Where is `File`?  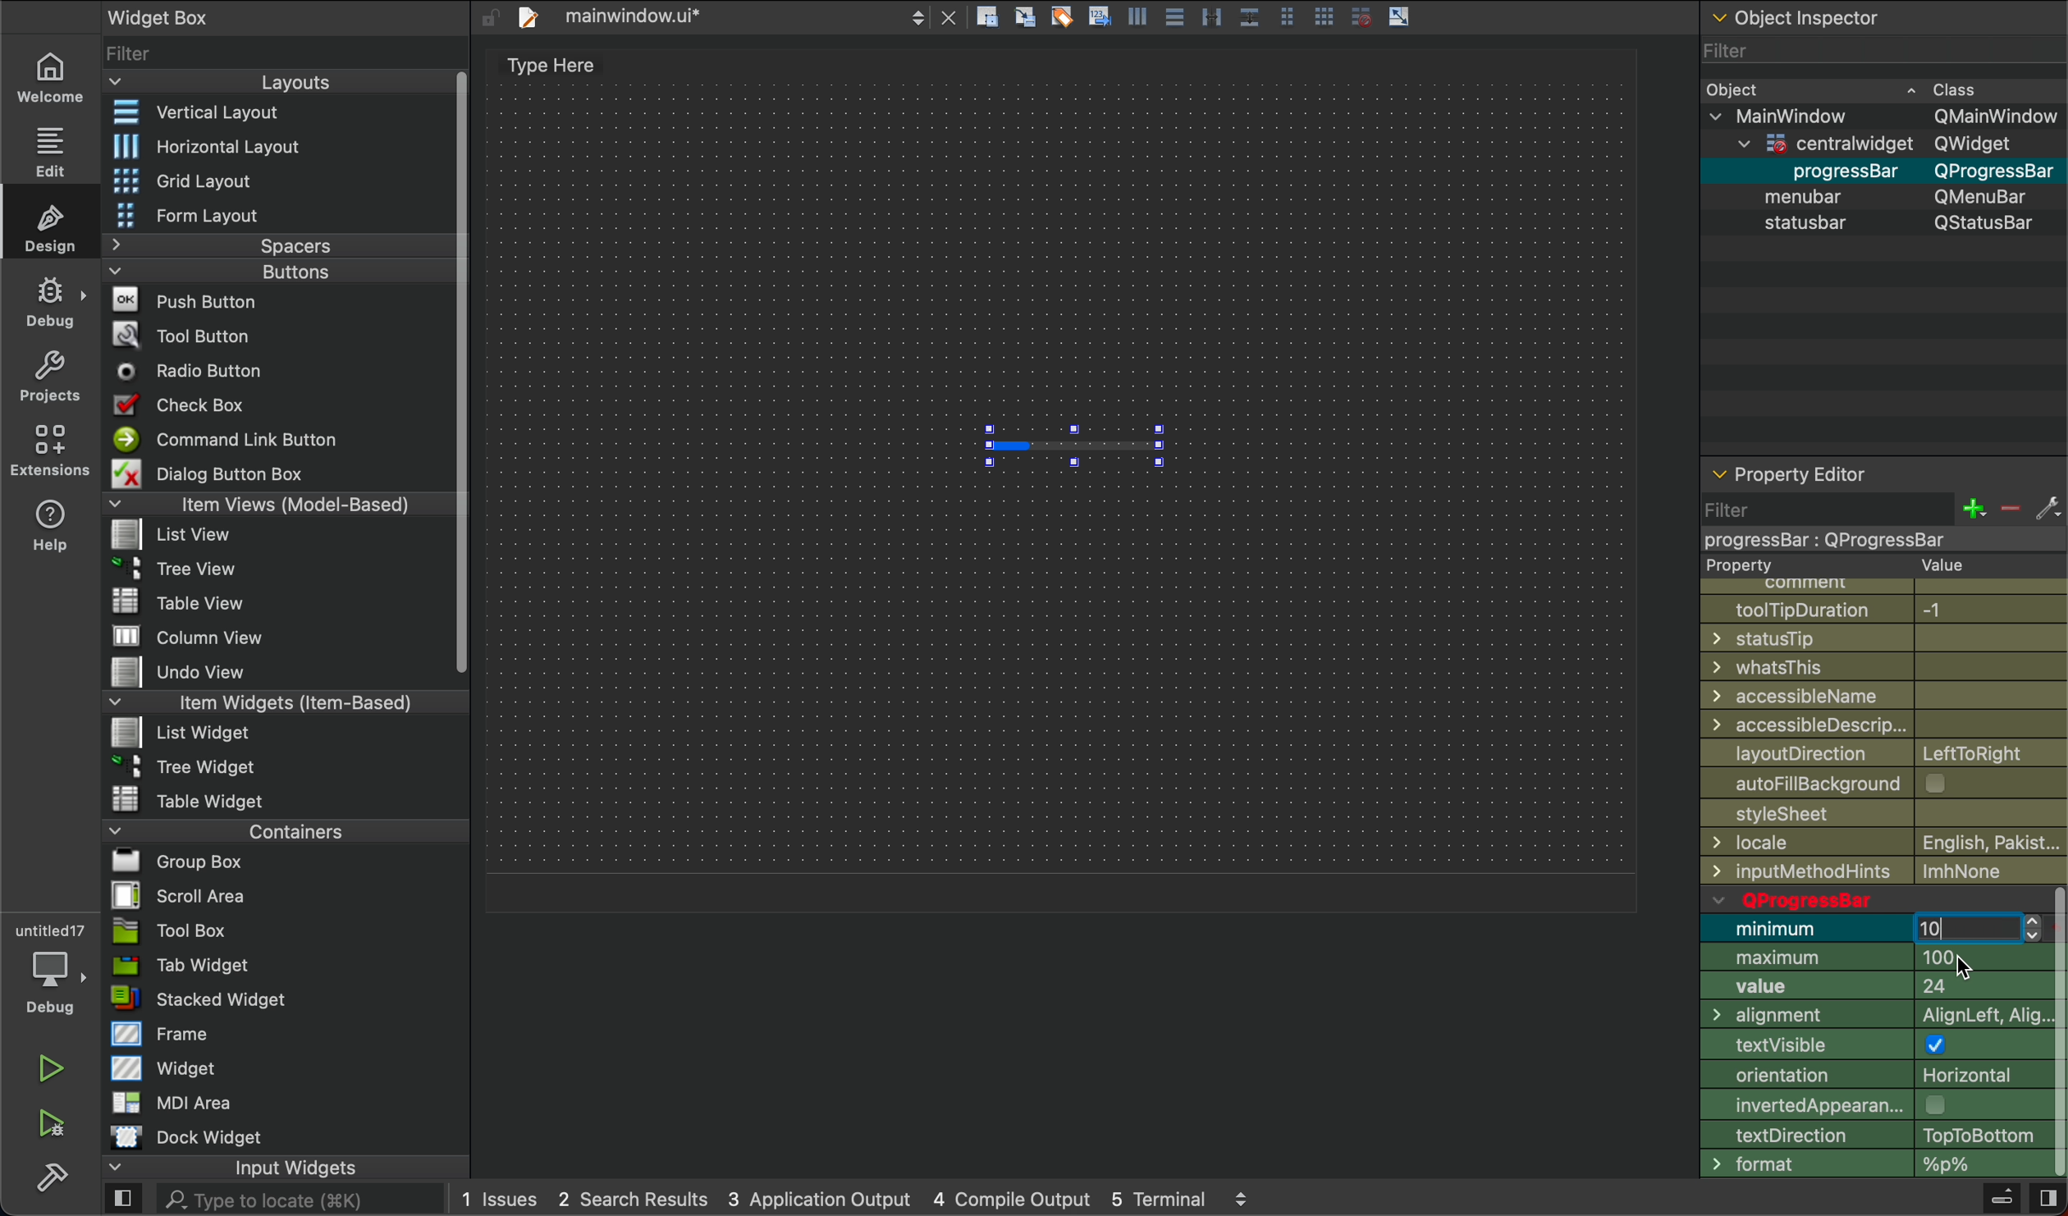
File is located at coordinates (192, 638).